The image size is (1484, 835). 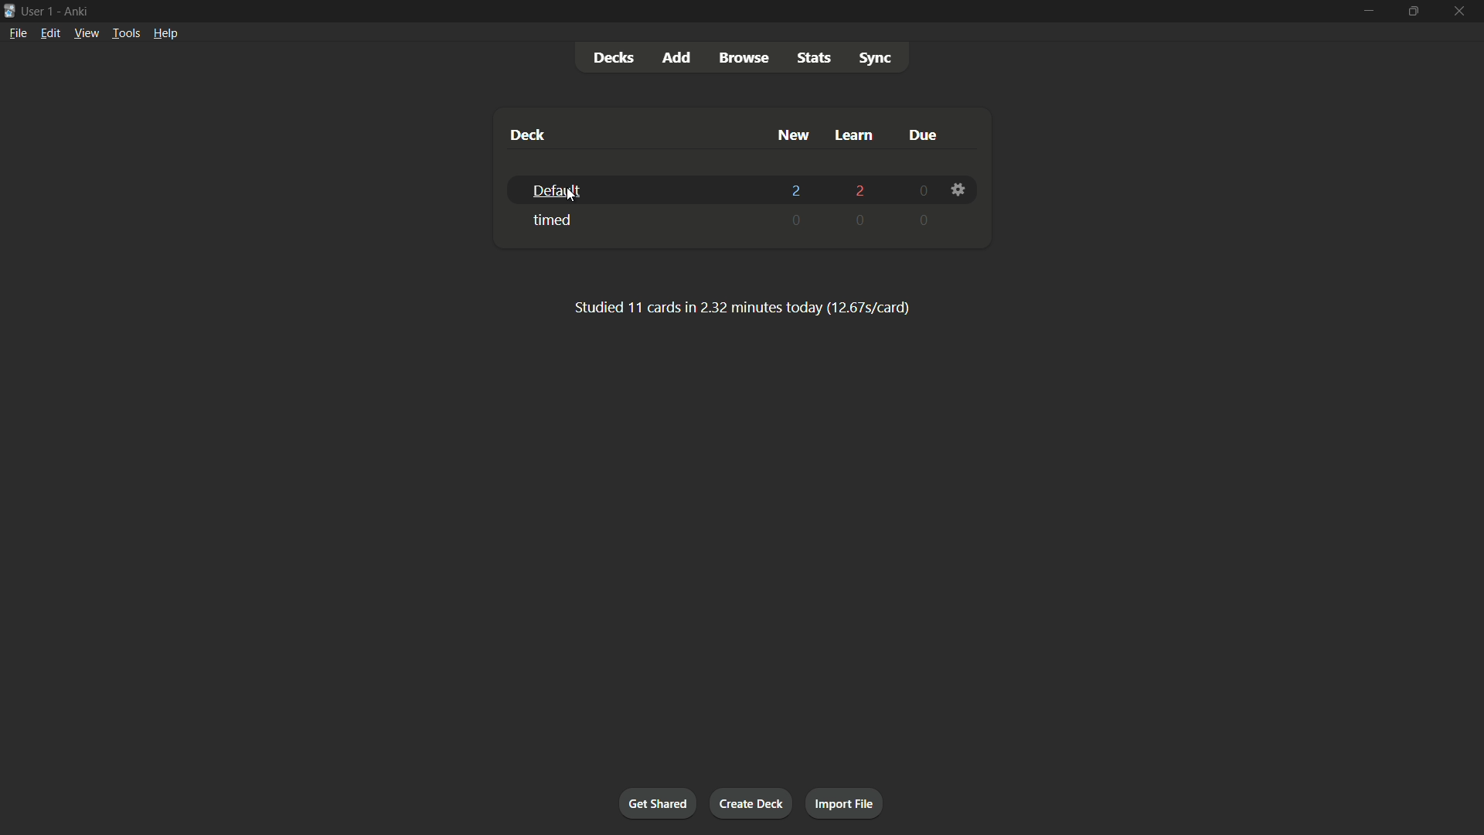 I want to click on file, so click(x=18, y=34).